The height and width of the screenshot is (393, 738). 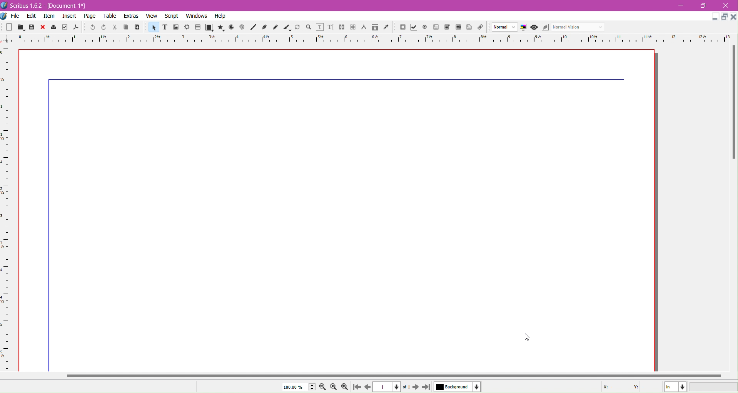 What do you see at coordinates (713, 18) in the screenshot?
I see `minimize document` at bounding box center [713, 18].